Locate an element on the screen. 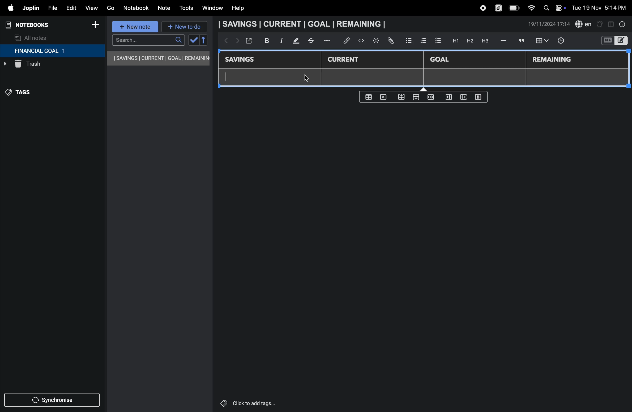  new note is located at coordinates (136, 27).